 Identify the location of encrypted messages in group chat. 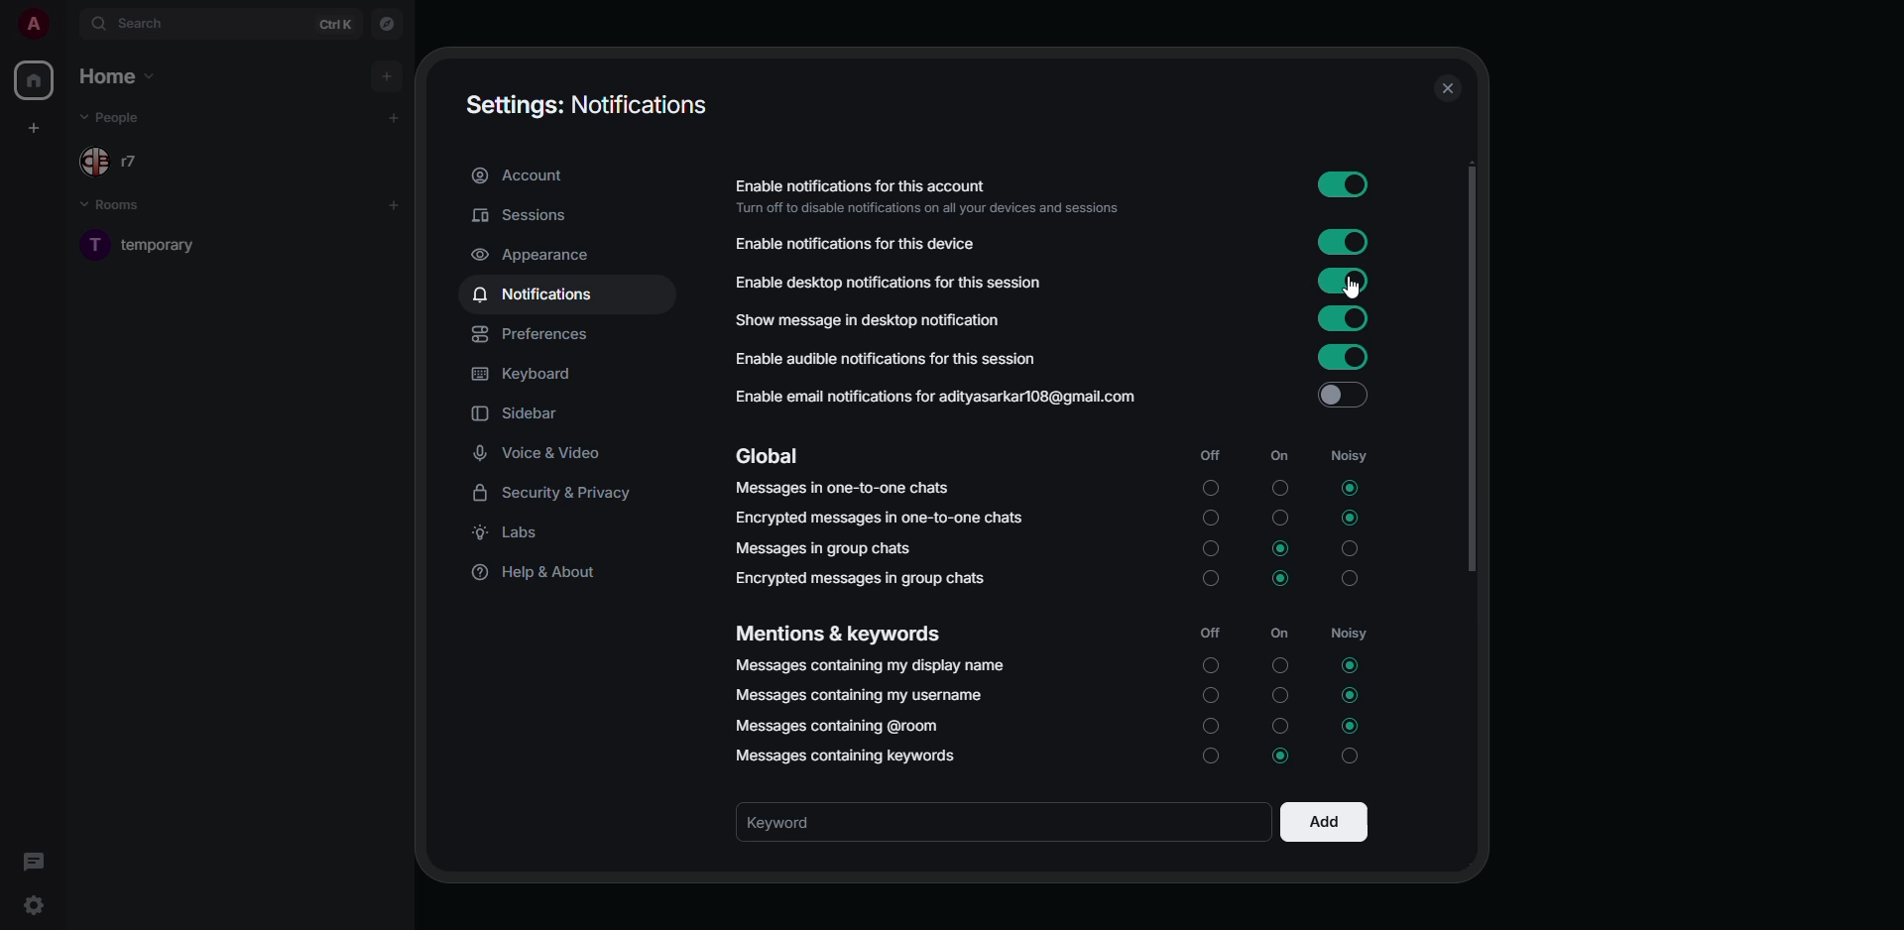
(865, 577).